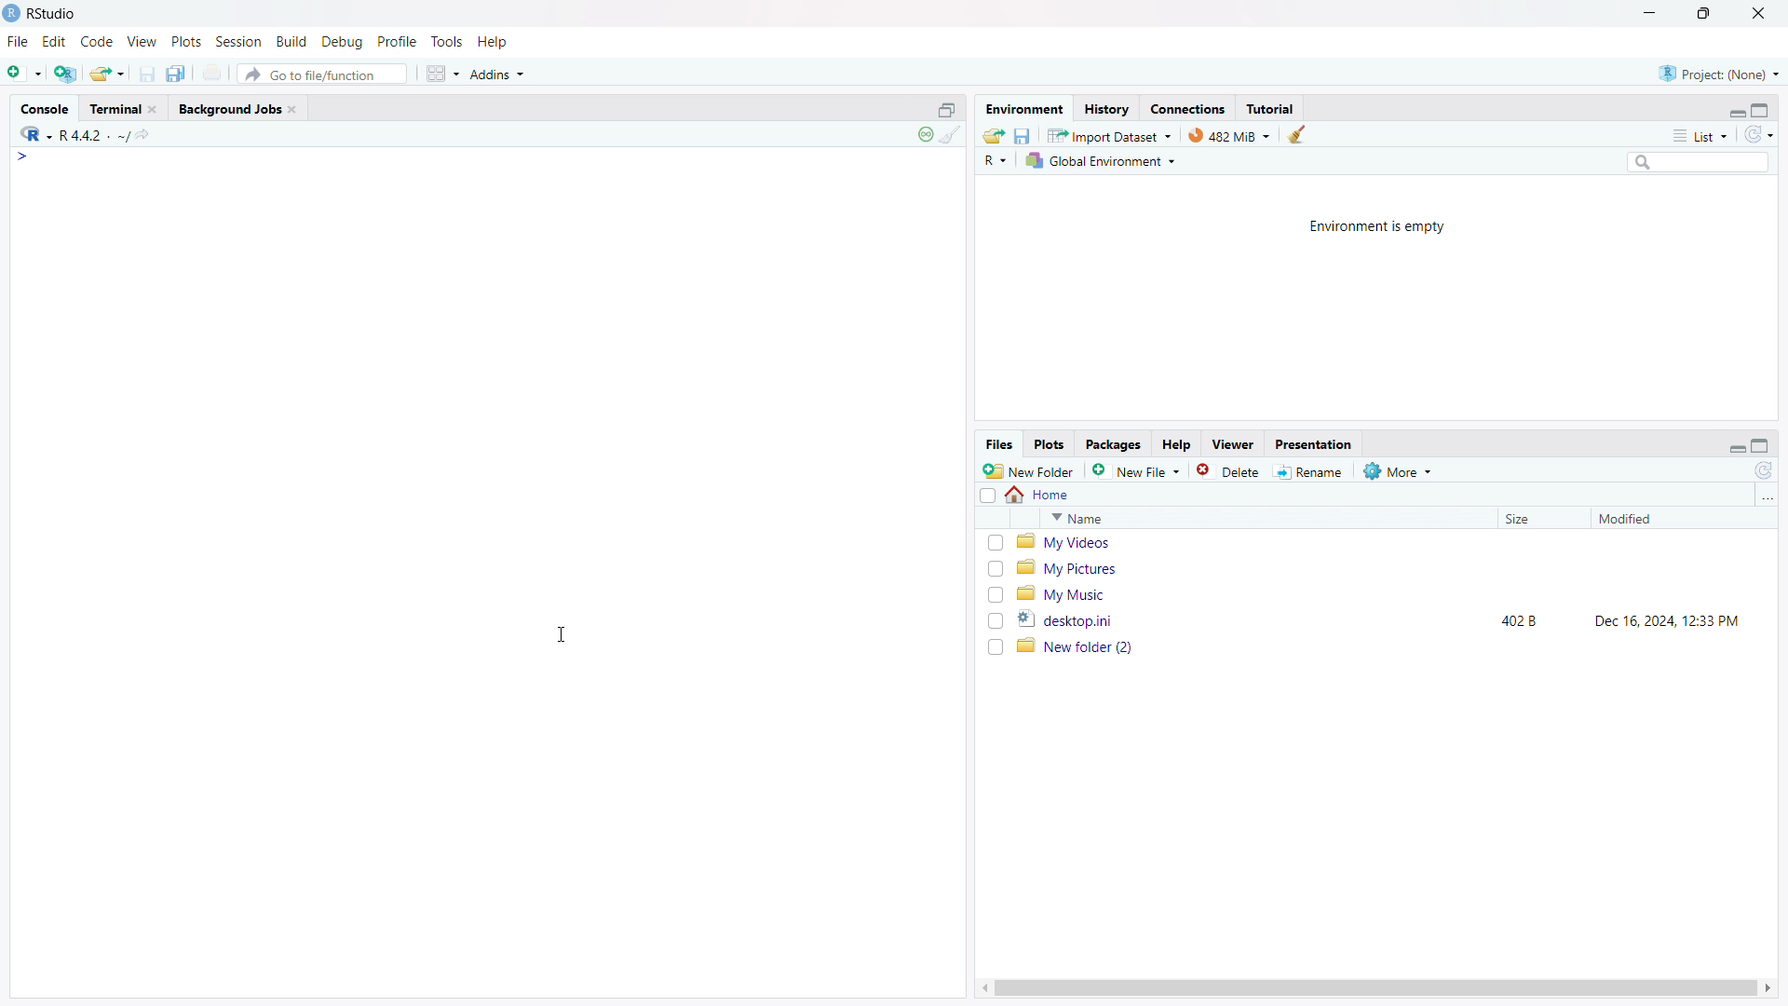 The height and width of the screenshot is (1006, 1788). What do you see at coordinates (1646, 14) in the screenshot?
I see `minimize` at bounding box center [1646, 14].